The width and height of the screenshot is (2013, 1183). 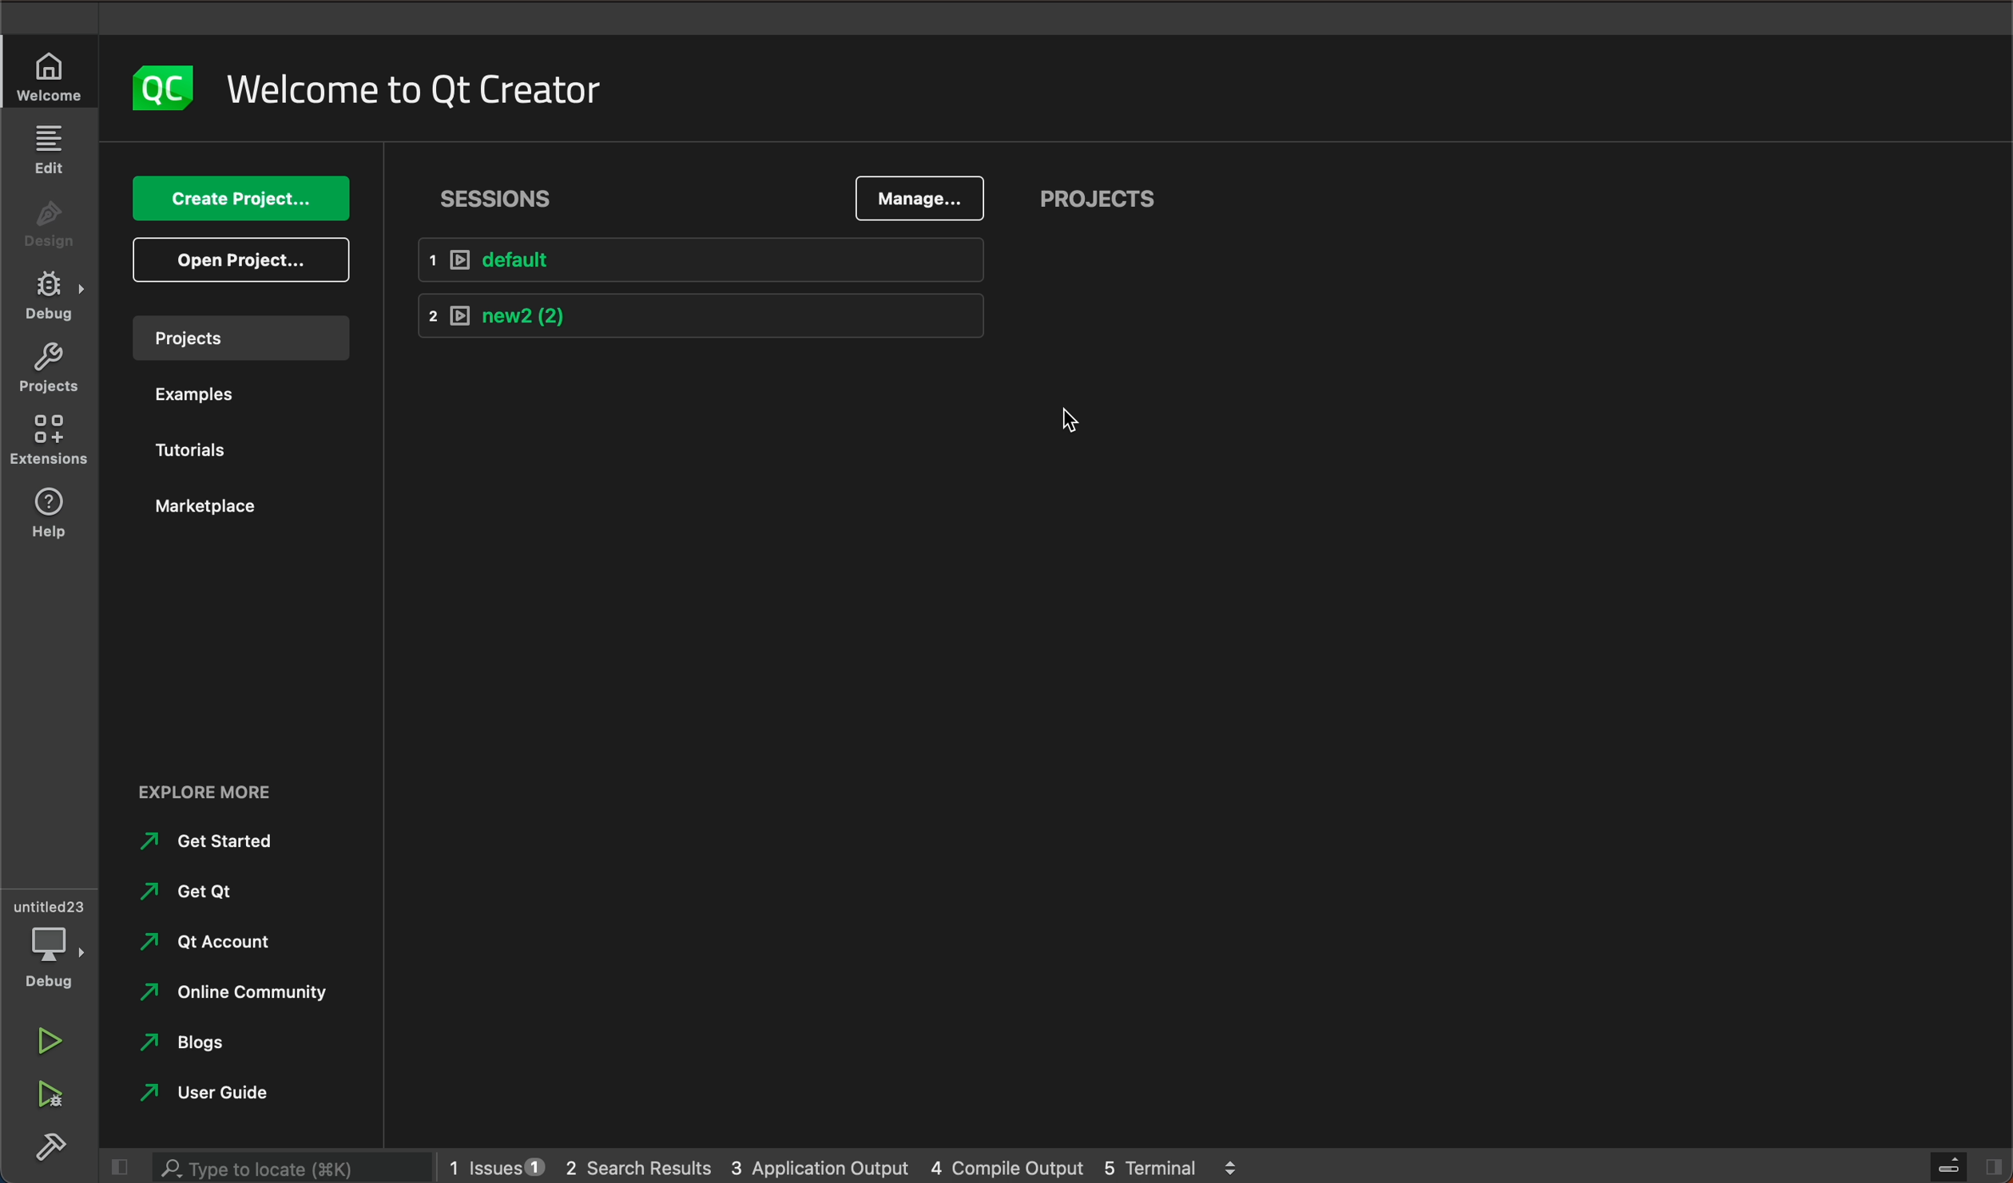 What do you see at coordinates (251, 338) in the screenshot?
I see `projects` at bounding box center [251, 338].